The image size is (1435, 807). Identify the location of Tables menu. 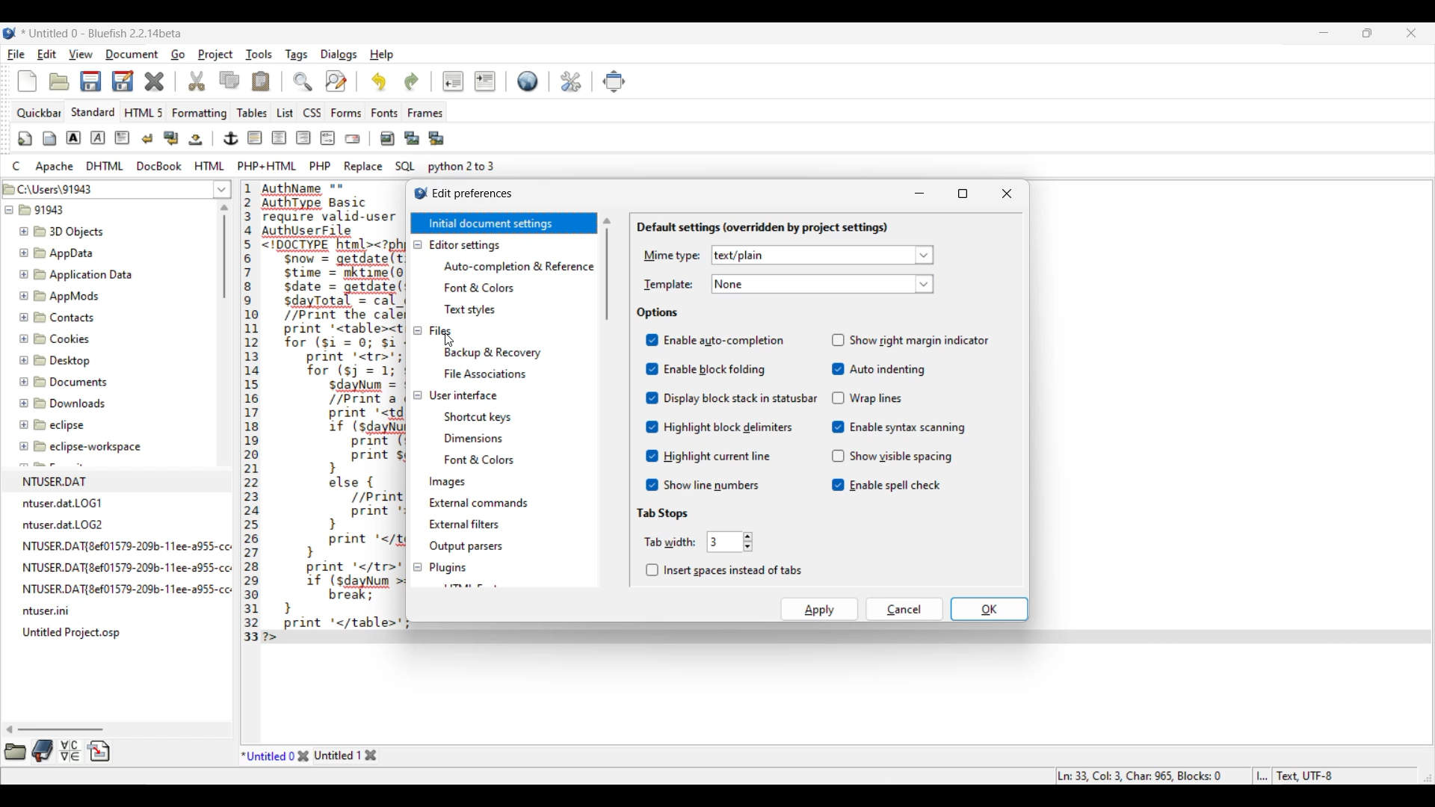
(252, 113).